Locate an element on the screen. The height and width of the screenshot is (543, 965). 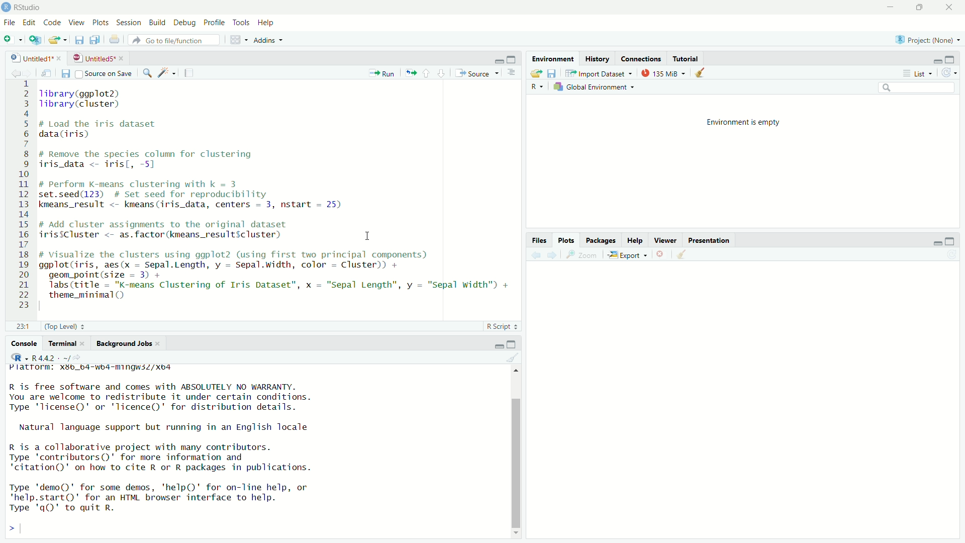
presentation is located at coordinates (713, 240).